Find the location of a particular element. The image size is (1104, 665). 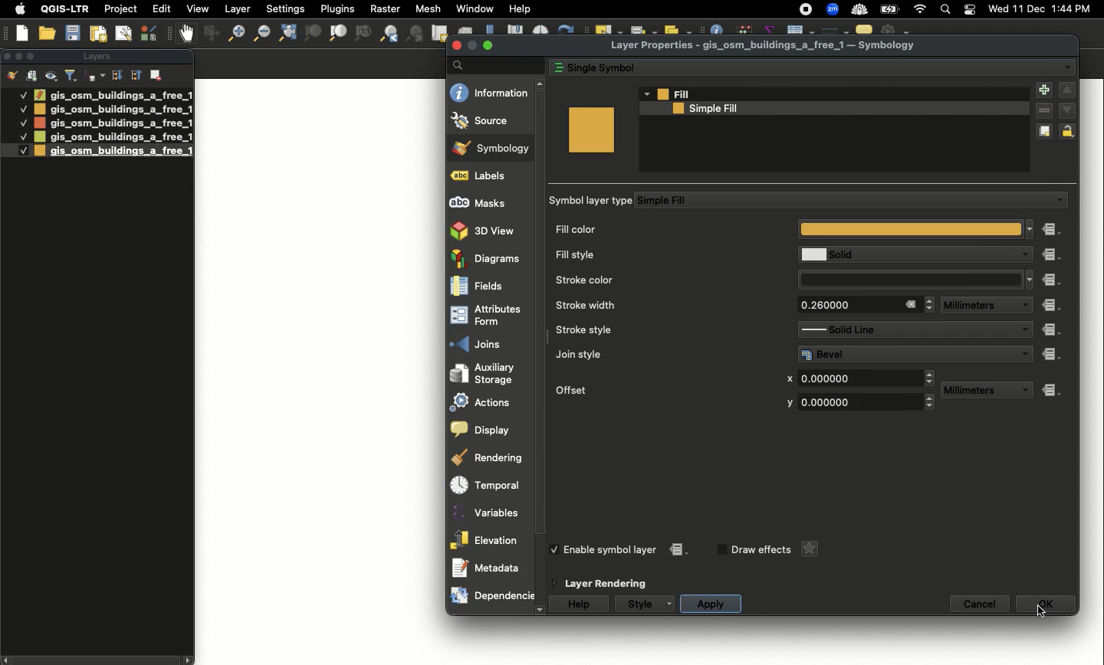

Stroke style is located at coordinates (660, 330).